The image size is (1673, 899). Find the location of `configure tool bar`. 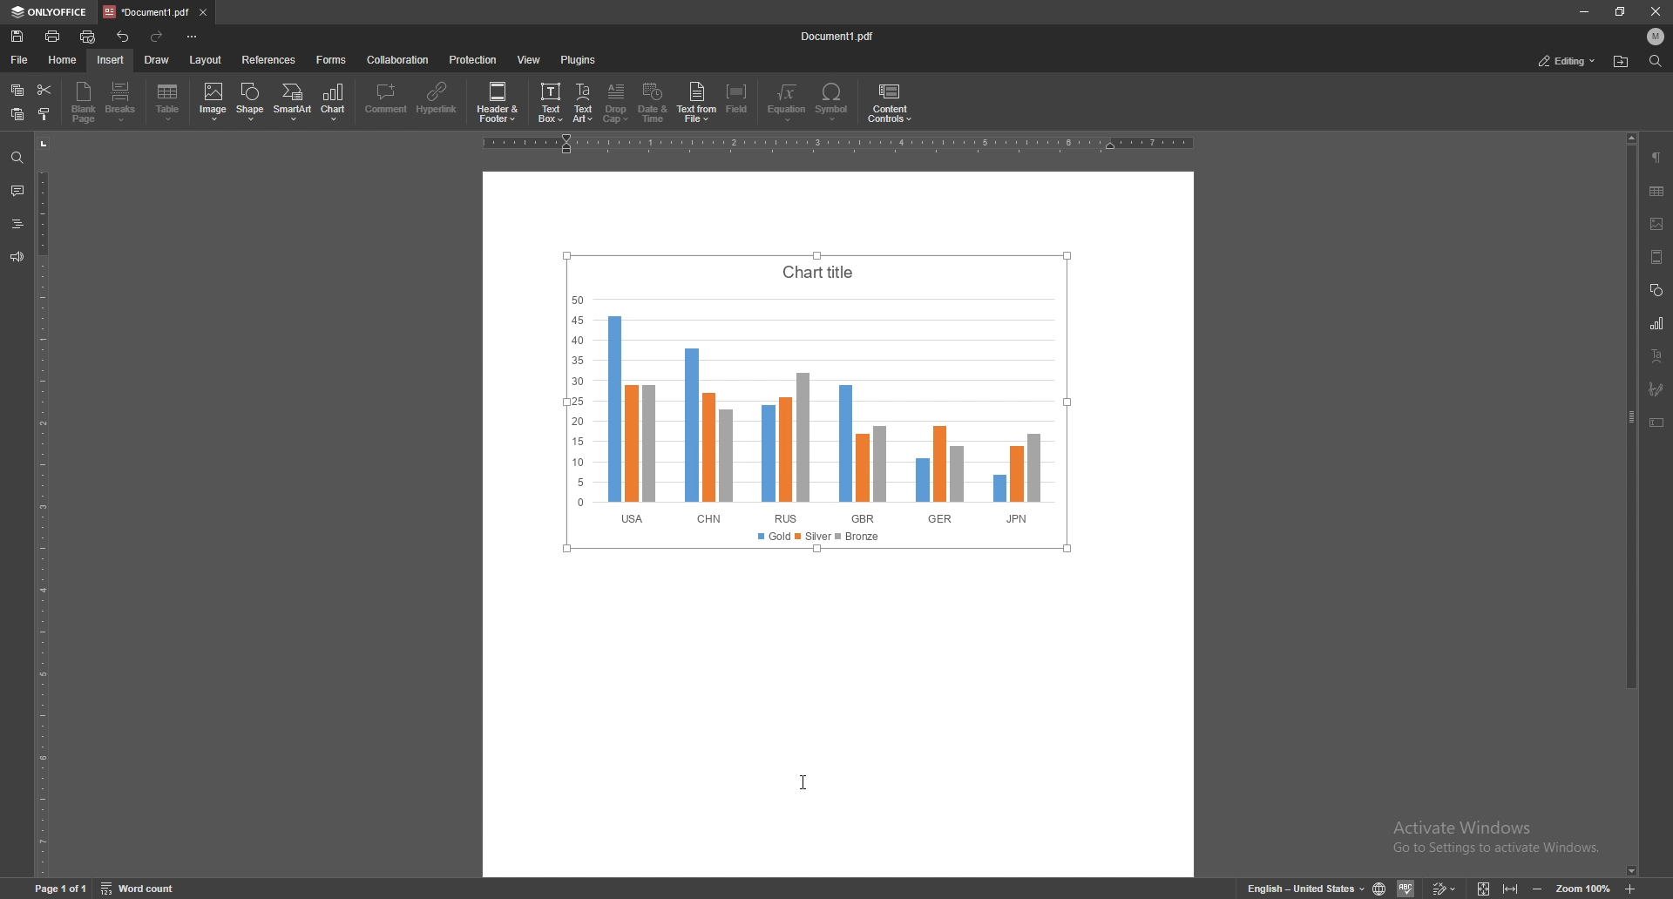

configure tool bar is located at coordinates (194, 37).